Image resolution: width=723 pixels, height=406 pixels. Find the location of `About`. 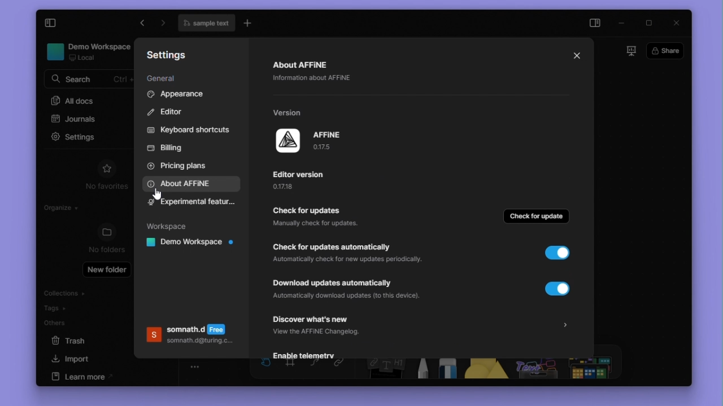

About is located at coordinates (191, 184).